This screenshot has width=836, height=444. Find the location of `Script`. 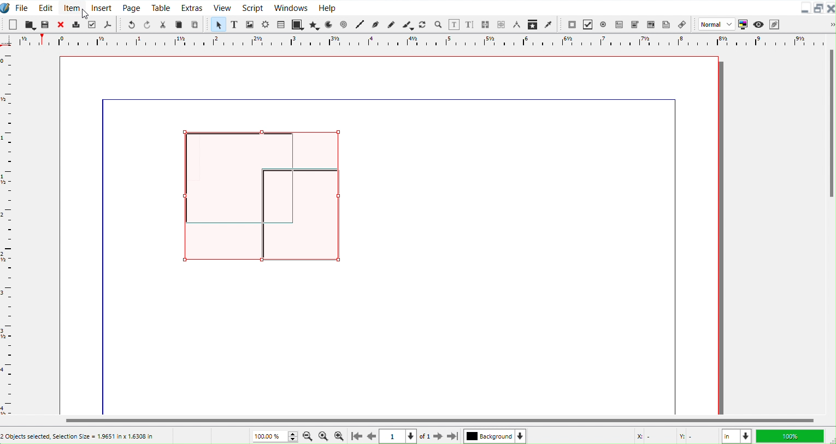

Script is located at coordinates (253, 7).